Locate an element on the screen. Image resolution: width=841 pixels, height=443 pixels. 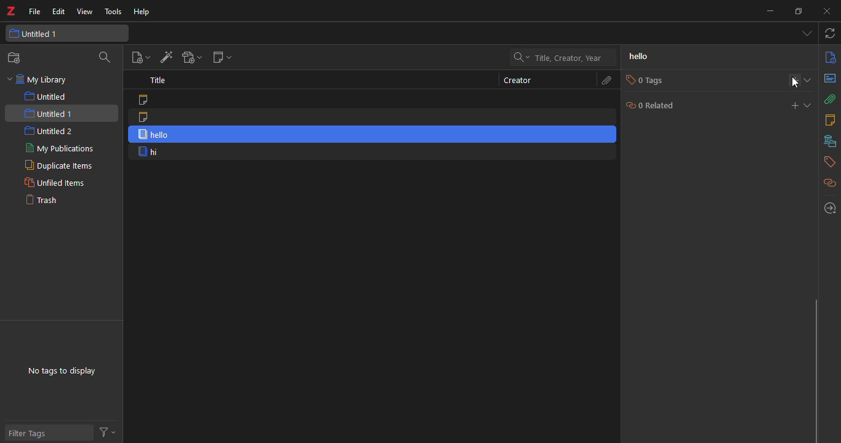
note is located at coordinates (148, 100).